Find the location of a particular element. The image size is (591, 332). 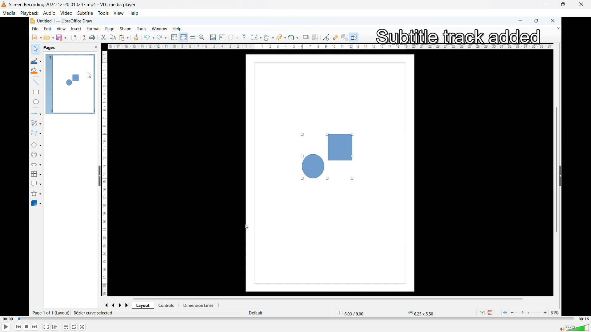

window is located at coordinates (159, 29).